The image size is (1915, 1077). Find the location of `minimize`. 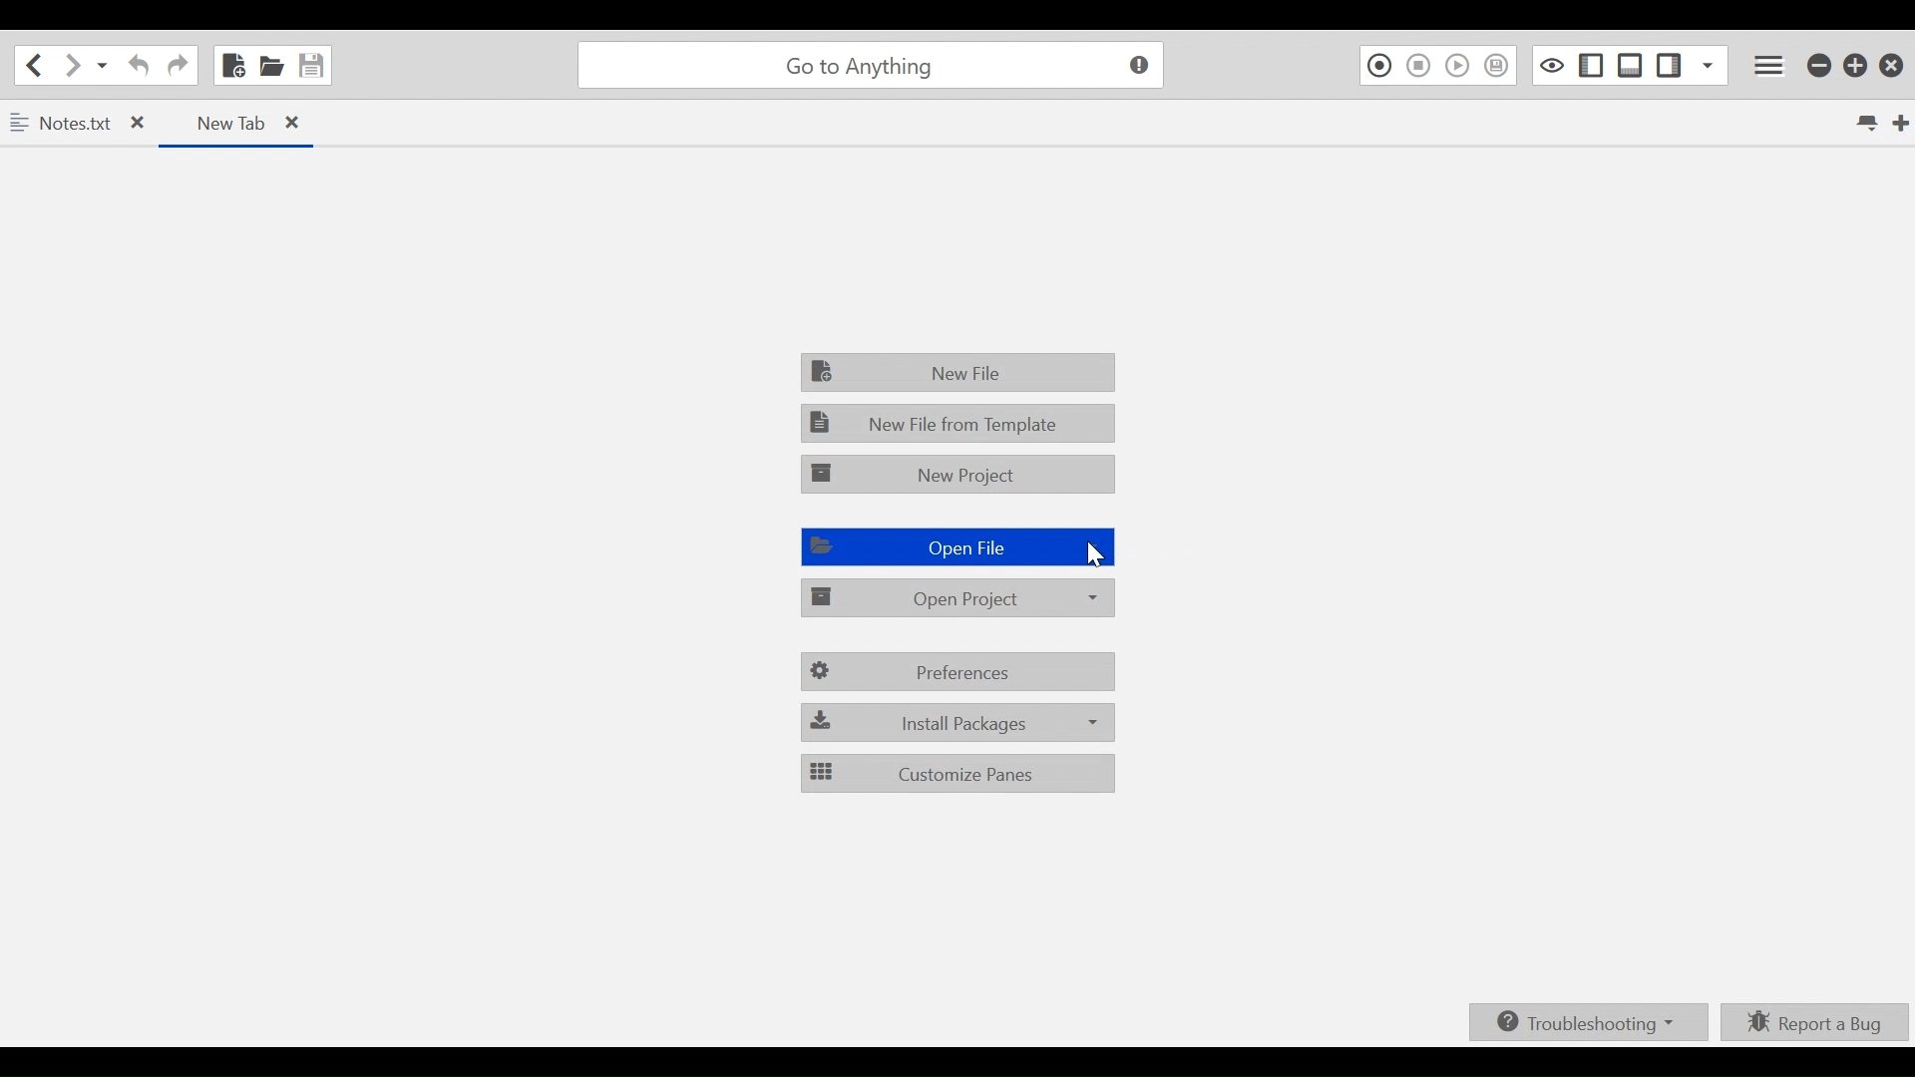

minimize is located at coordinates (1820, 67).